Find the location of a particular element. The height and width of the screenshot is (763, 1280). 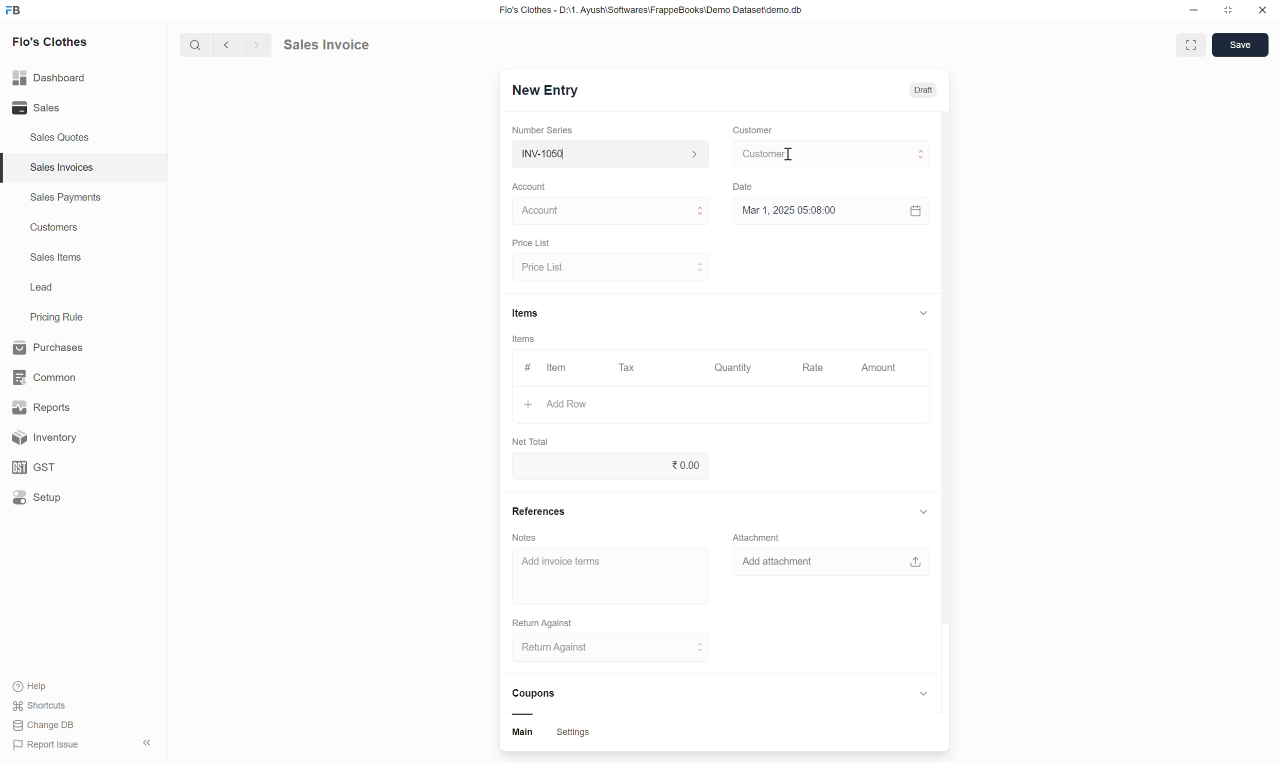

Change DB is located at coordinates (45, 727).